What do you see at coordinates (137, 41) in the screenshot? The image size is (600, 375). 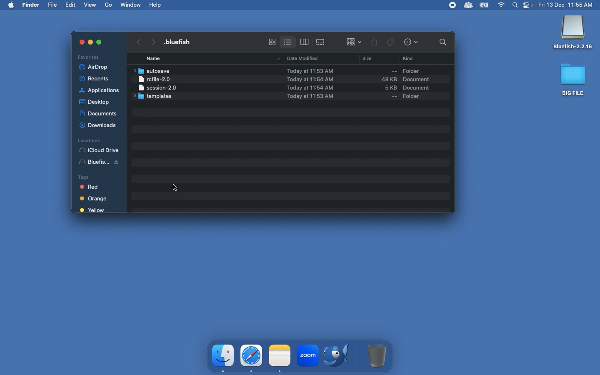 I see `go back` at bounding box center [137, 41].